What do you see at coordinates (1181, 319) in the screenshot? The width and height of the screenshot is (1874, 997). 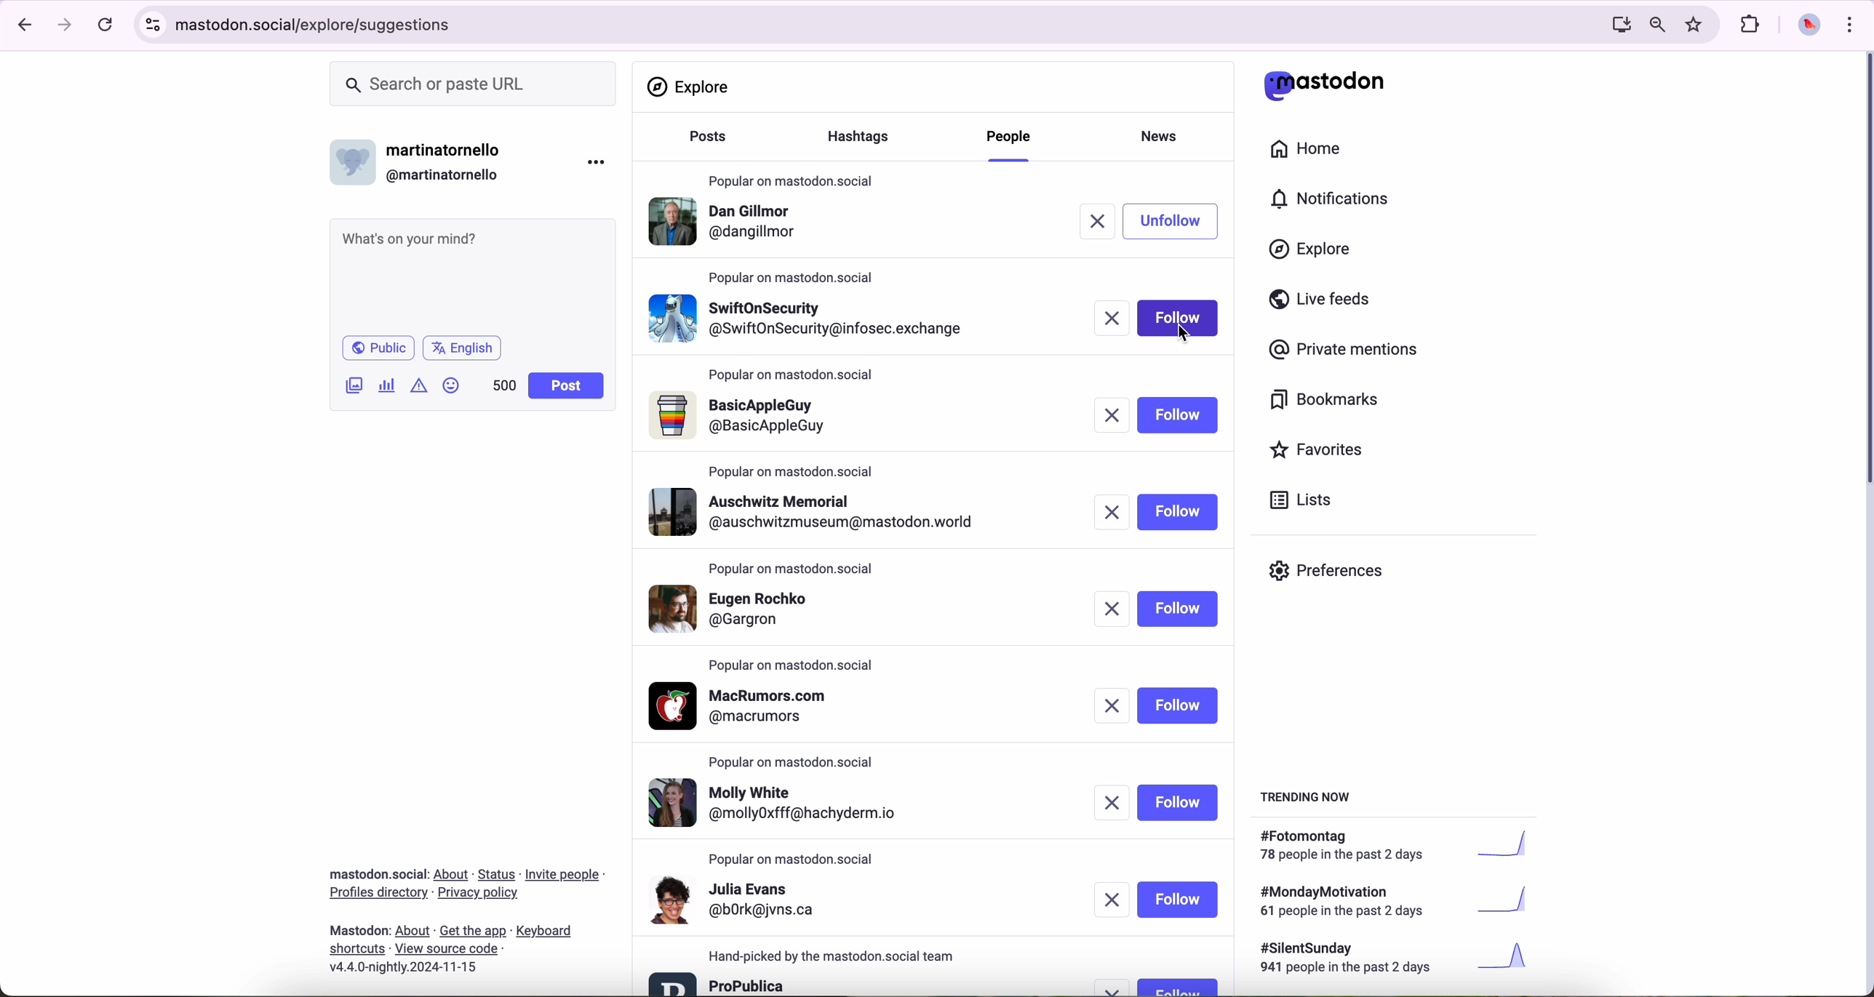 I see `click on follow` at bounding box center [1181, 319].